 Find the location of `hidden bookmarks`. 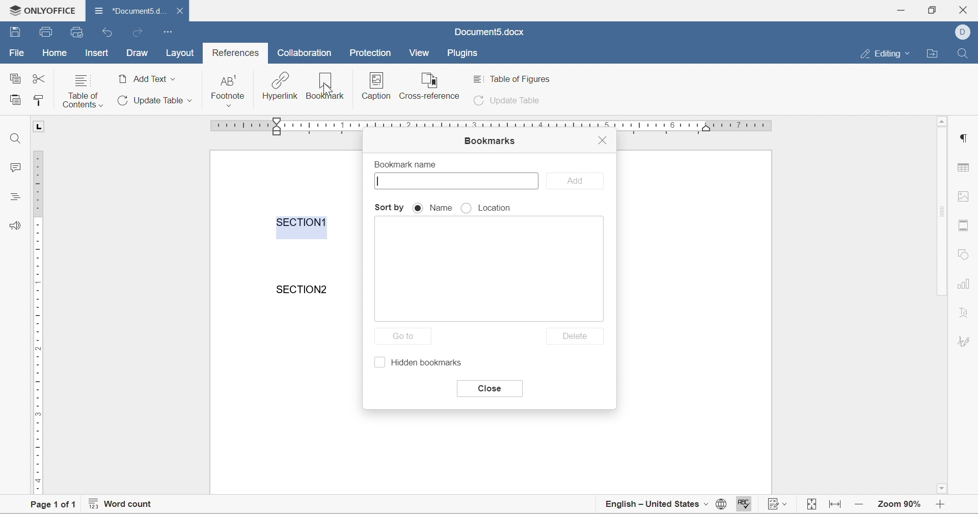

hidden bookmarks is located at coordinates (421, 363).